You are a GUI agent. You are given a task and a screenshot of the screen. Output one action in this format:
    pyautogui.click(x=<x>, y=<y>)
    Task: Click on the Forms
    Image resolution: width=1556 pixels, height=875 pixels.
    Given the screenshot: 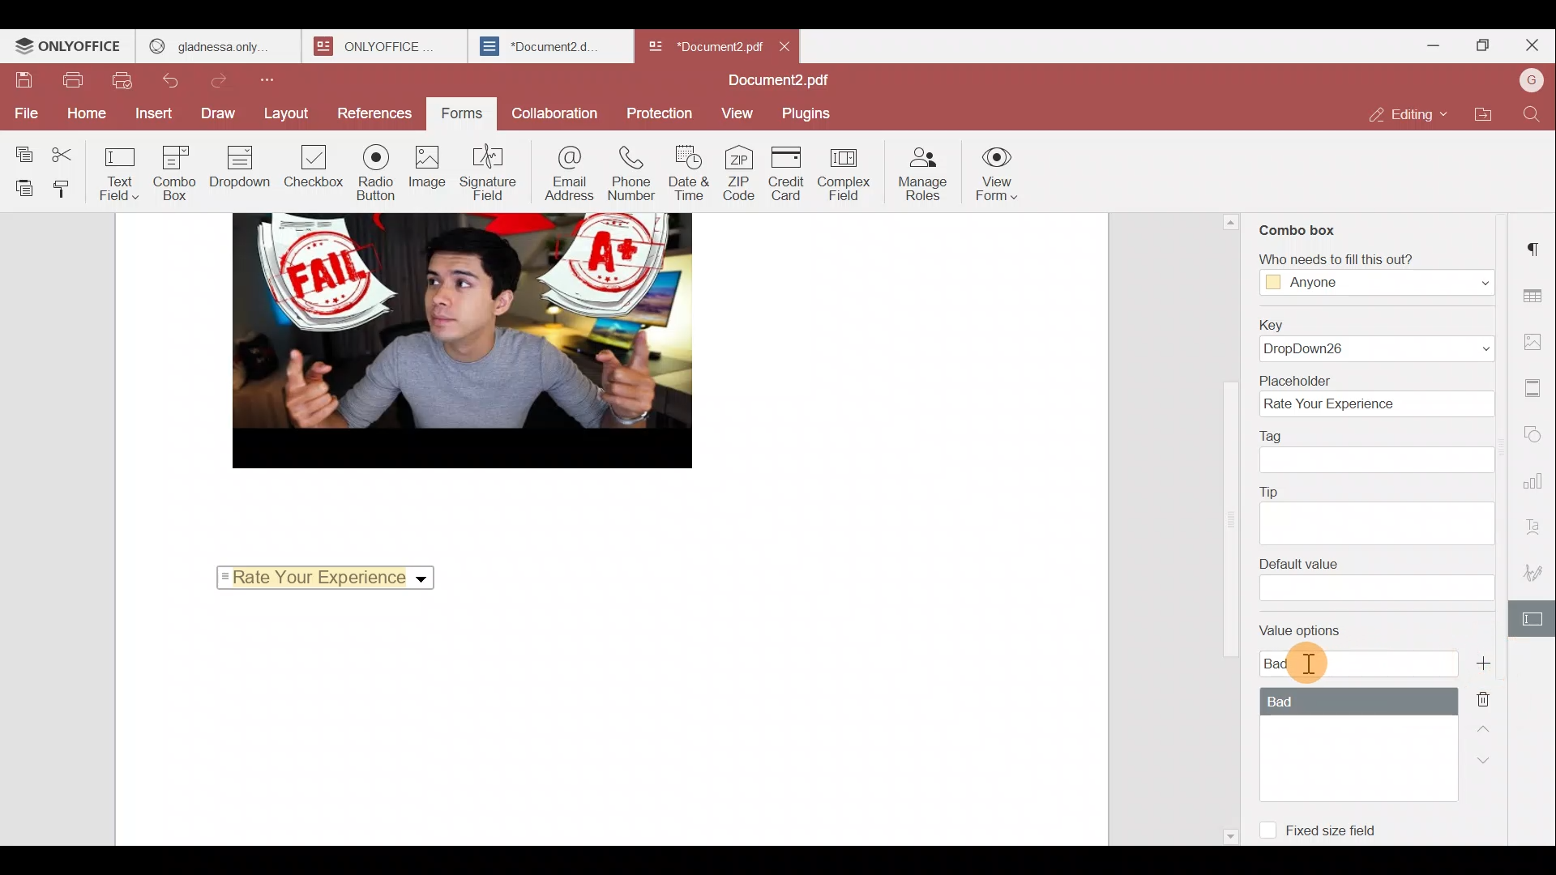 What is the action you would take?
    pyautogui.click(x=456, y=114)
    